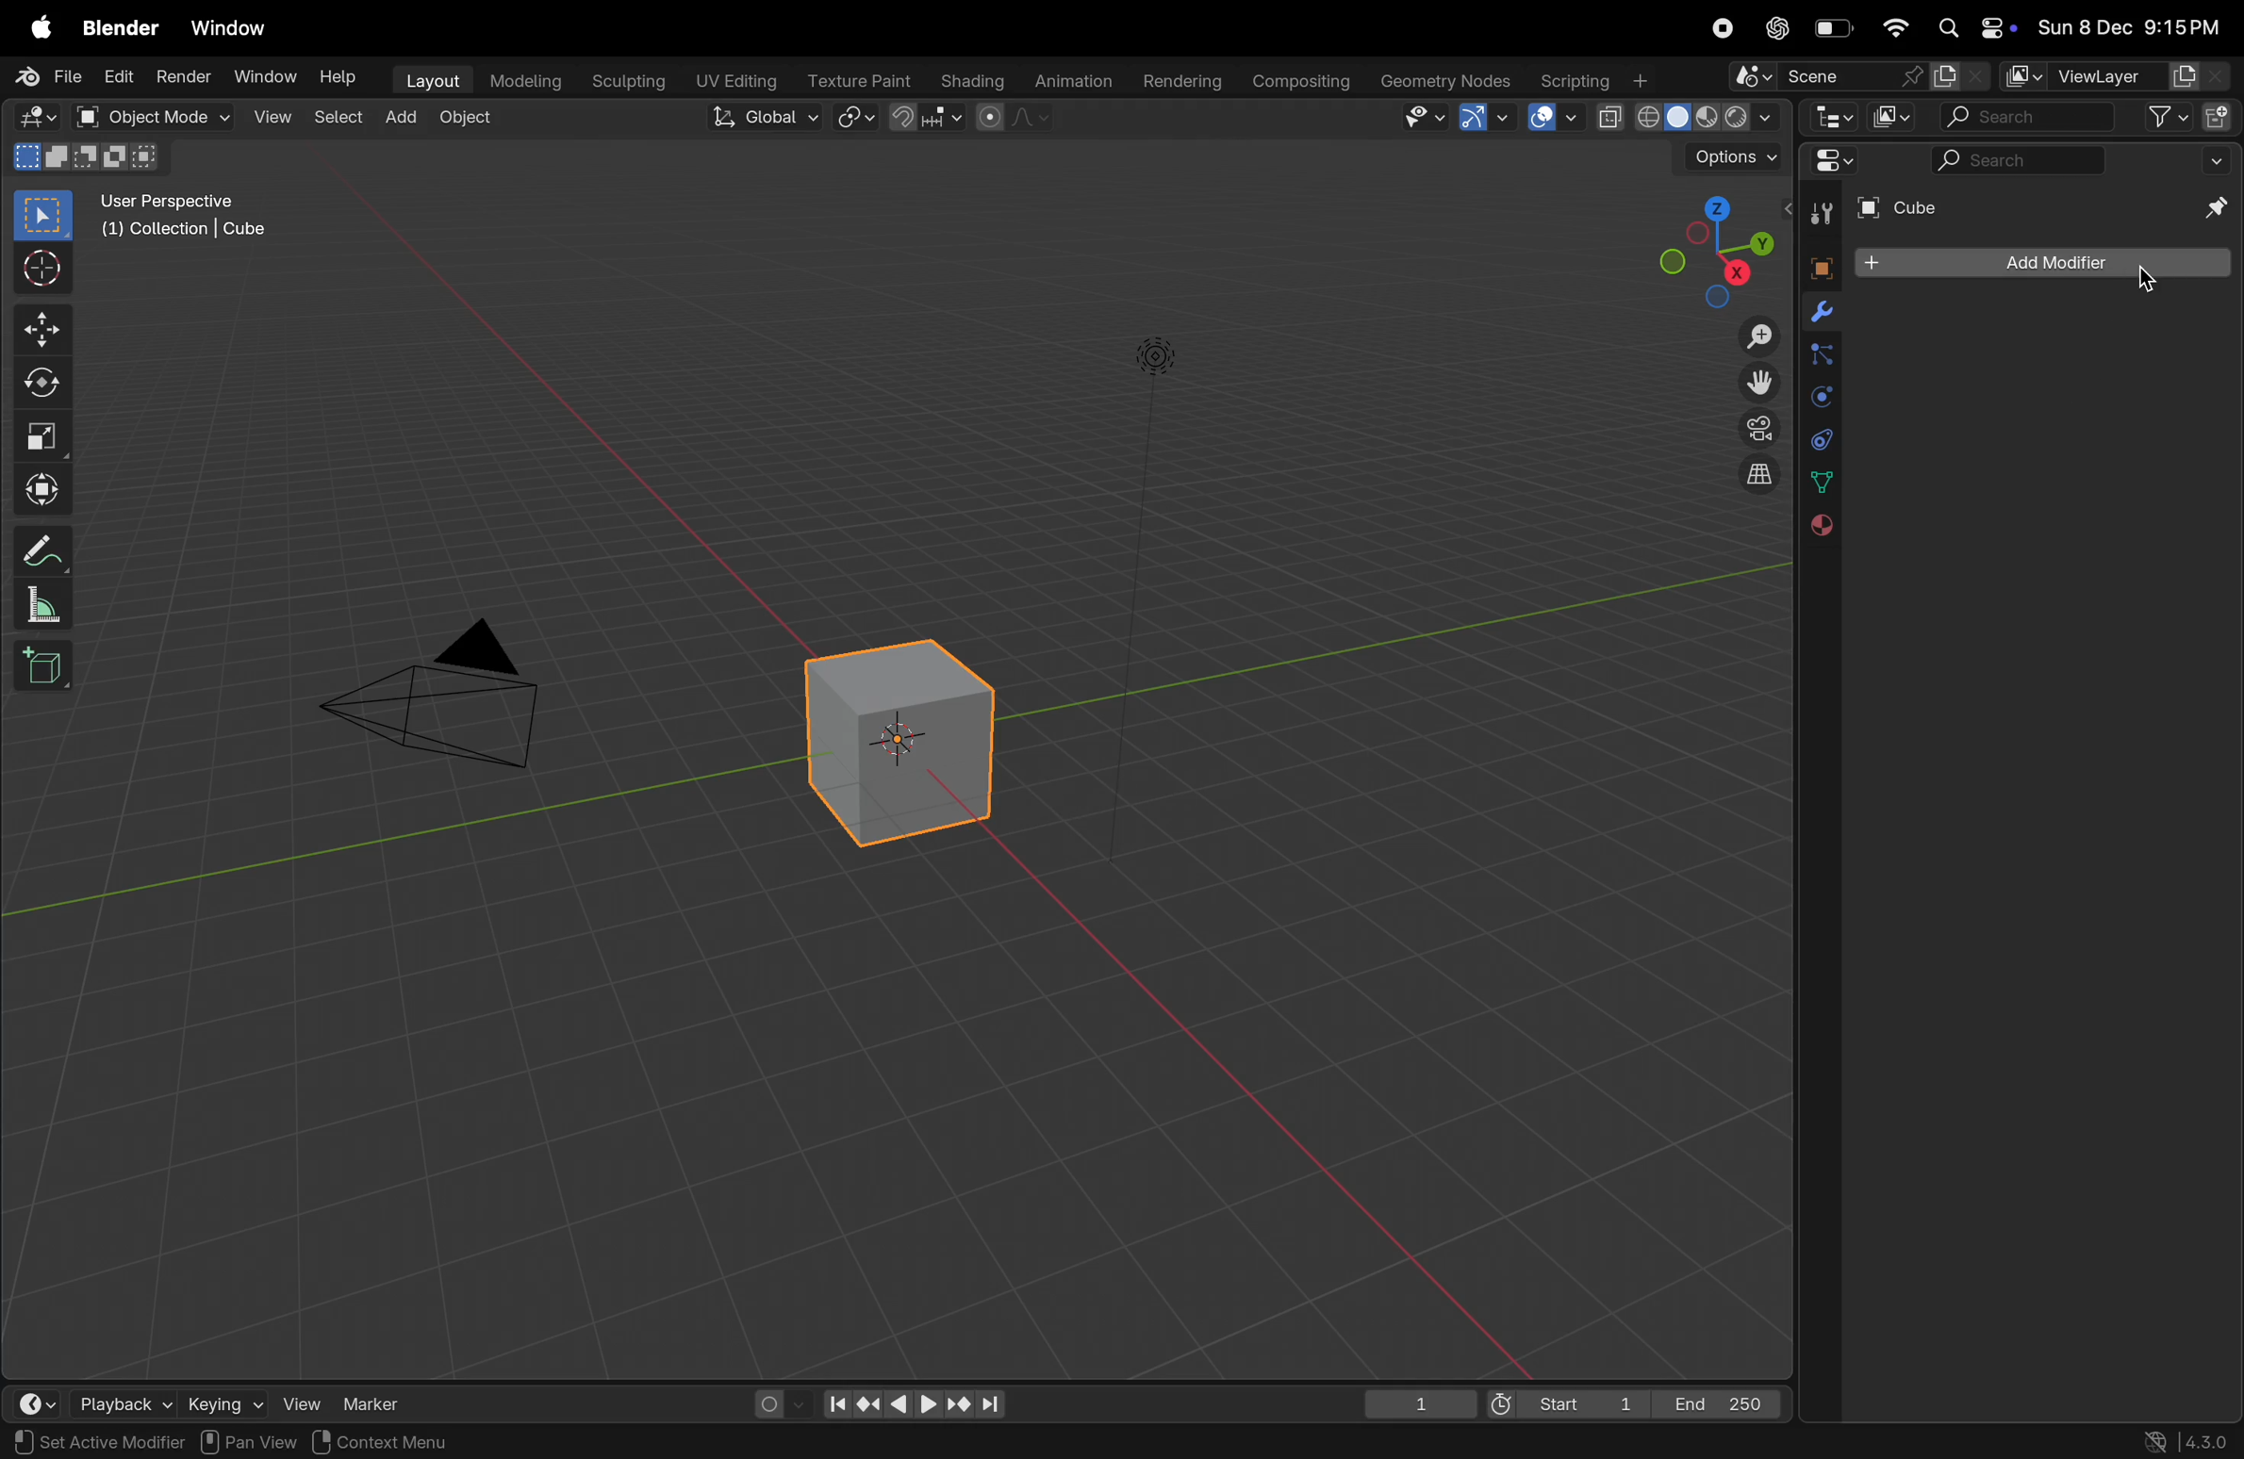  What do you see at coordinates (1820, 398) in the screenshot?
I see `physics` at bounding box center [1820, 398].